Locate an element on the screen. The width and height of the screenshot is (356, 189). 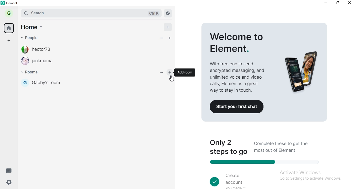
room is located at coordinates (44, 61).